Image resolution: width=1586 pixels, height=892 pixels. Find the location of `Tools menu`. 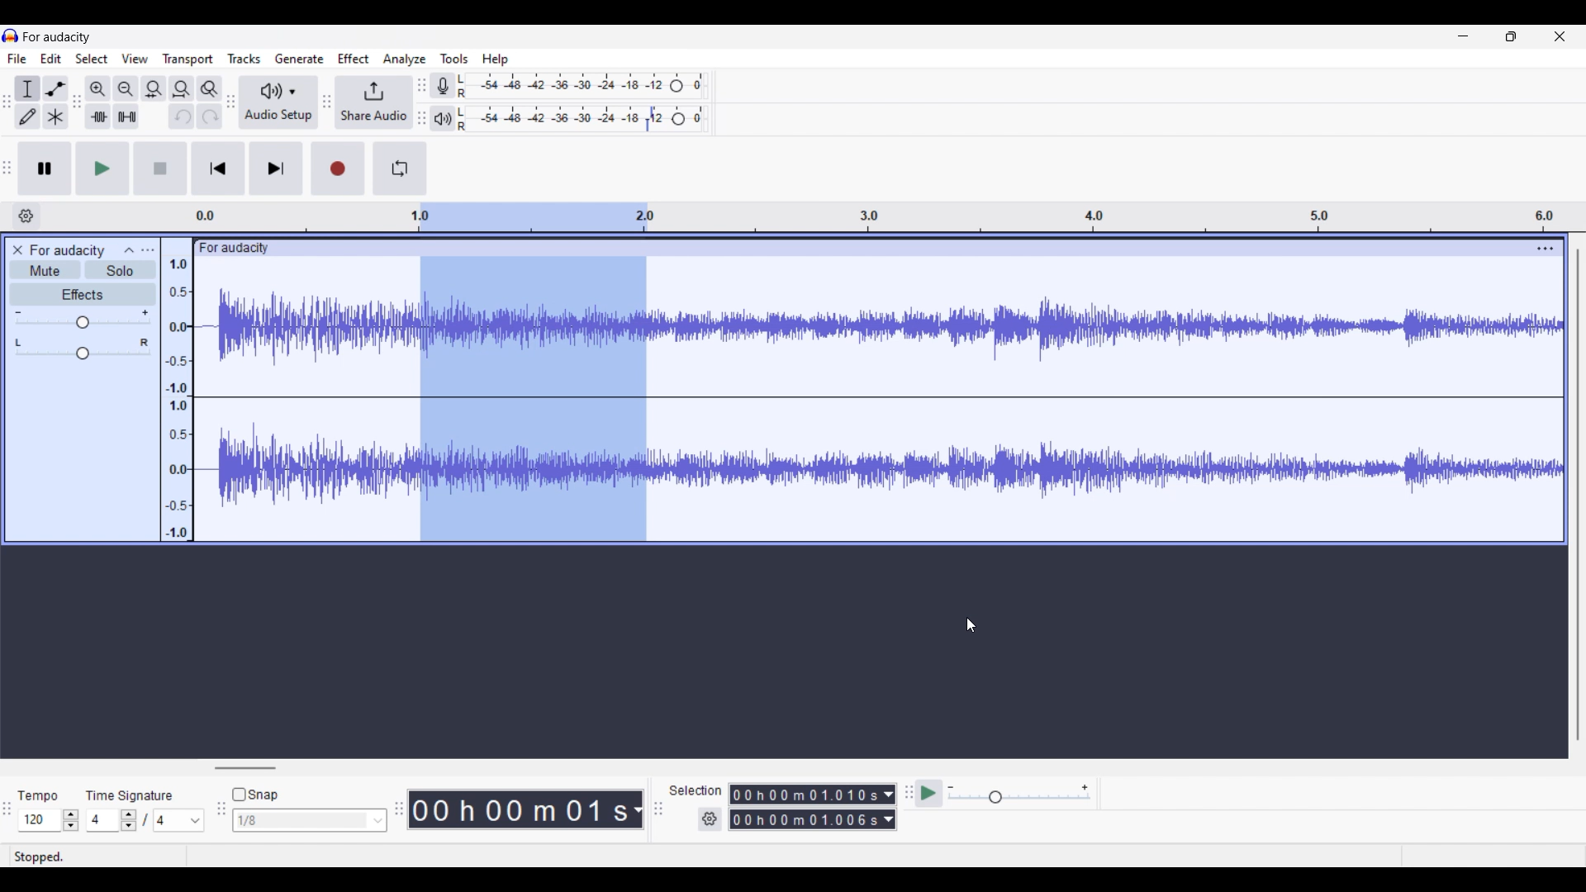

Tools menu is located at coordinates (454, 59).